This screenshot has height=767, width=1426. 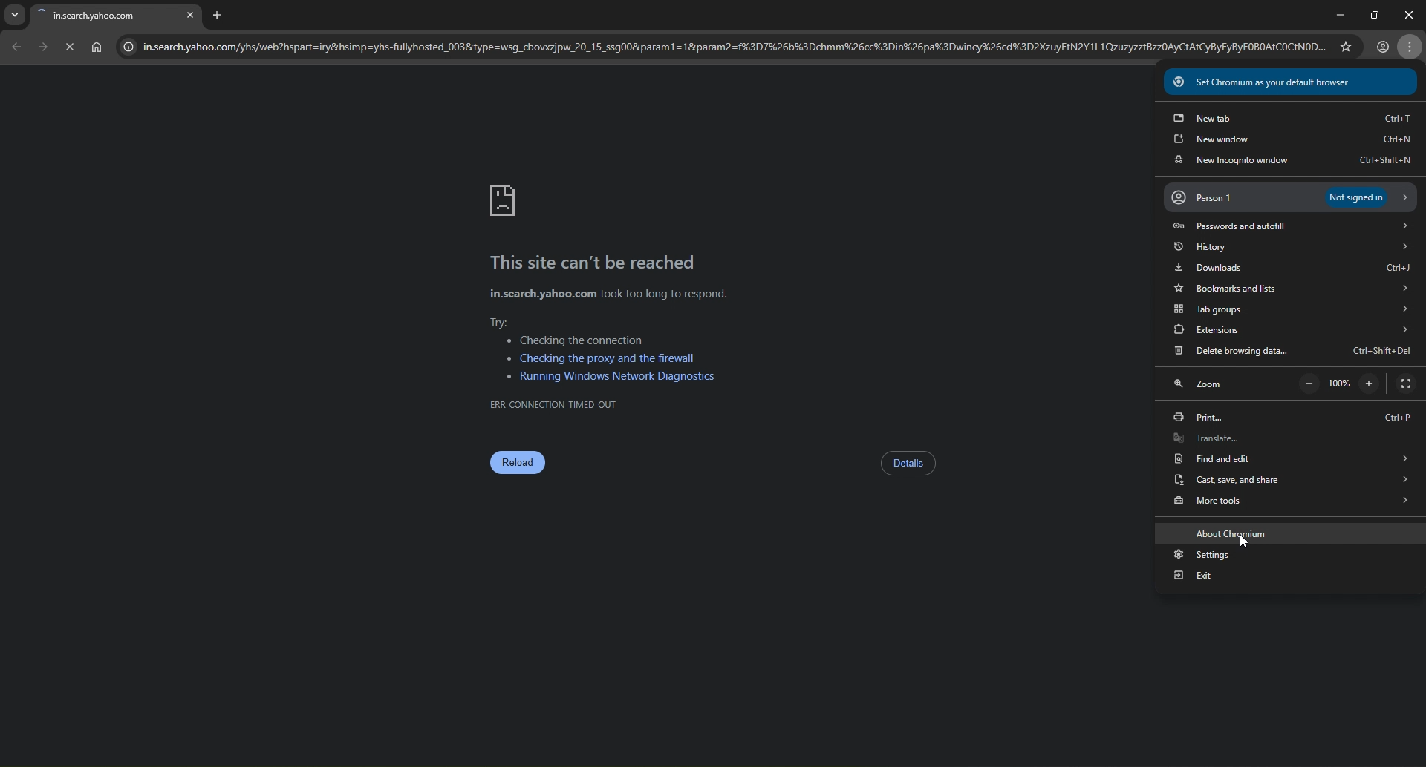 What do you see at coordinates (218, 16) in the screenshot?
I see `add tab` at bounding box center [218, 16].